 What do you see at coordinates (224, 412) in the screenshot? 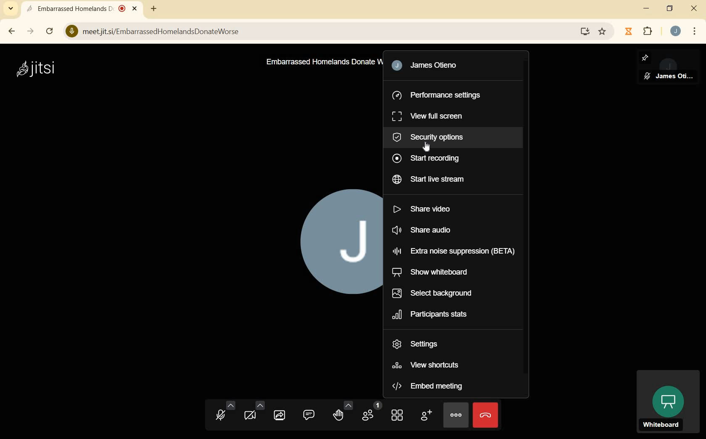
I see `microphone` at bounding box center [224, 412].